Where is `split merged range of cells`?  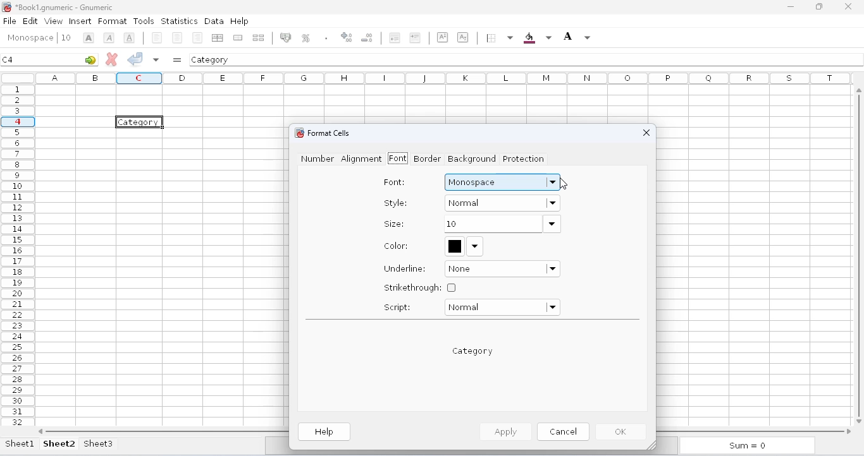 split merged range of cells is located at coordinates (259, 37).